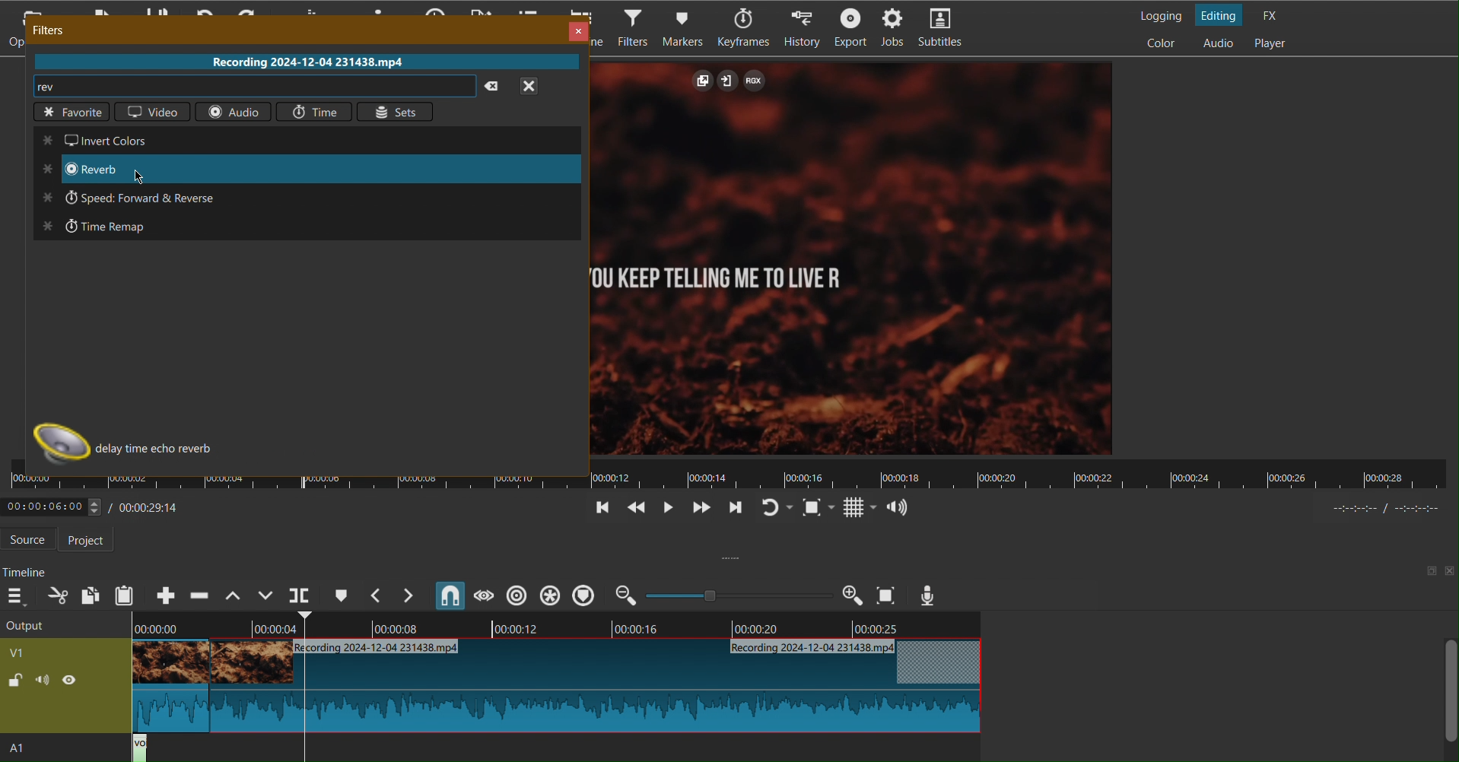  What do you see at coordinates (265, 595) in the screenshot?
I see `Overwrite` at bounding box center [265, 595].